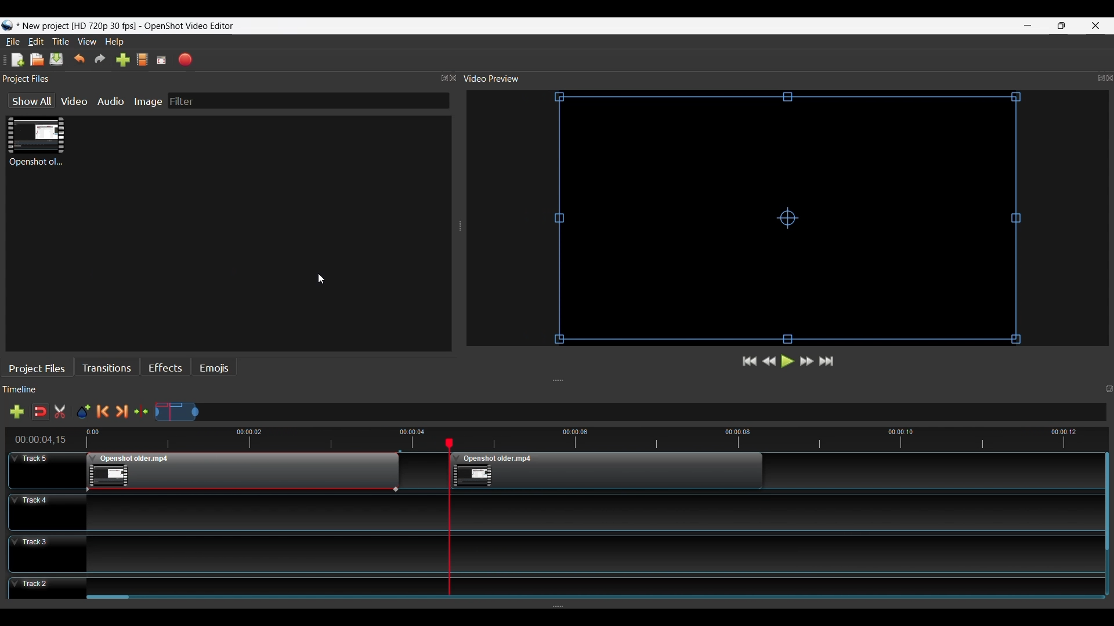 This screenshot has height=626, width=1114. I want to click on Openshot Desktop icon, so click(7, 26).